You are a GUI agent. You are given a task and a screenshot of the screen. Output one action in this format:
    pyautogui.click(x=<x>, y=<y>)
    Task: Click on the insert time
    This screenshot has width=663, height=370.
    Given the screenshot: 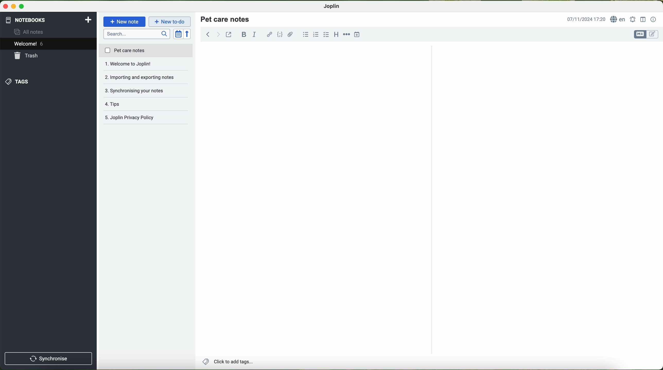 What is the action you would take?
    pyautogui.click(x=357, y=34)
    